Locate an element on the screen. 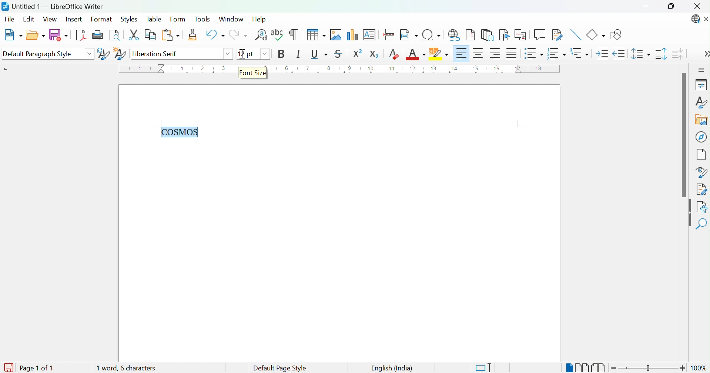 The width and height of the screenshot is (710, 373). ruler is located at coordinates (177, 73).